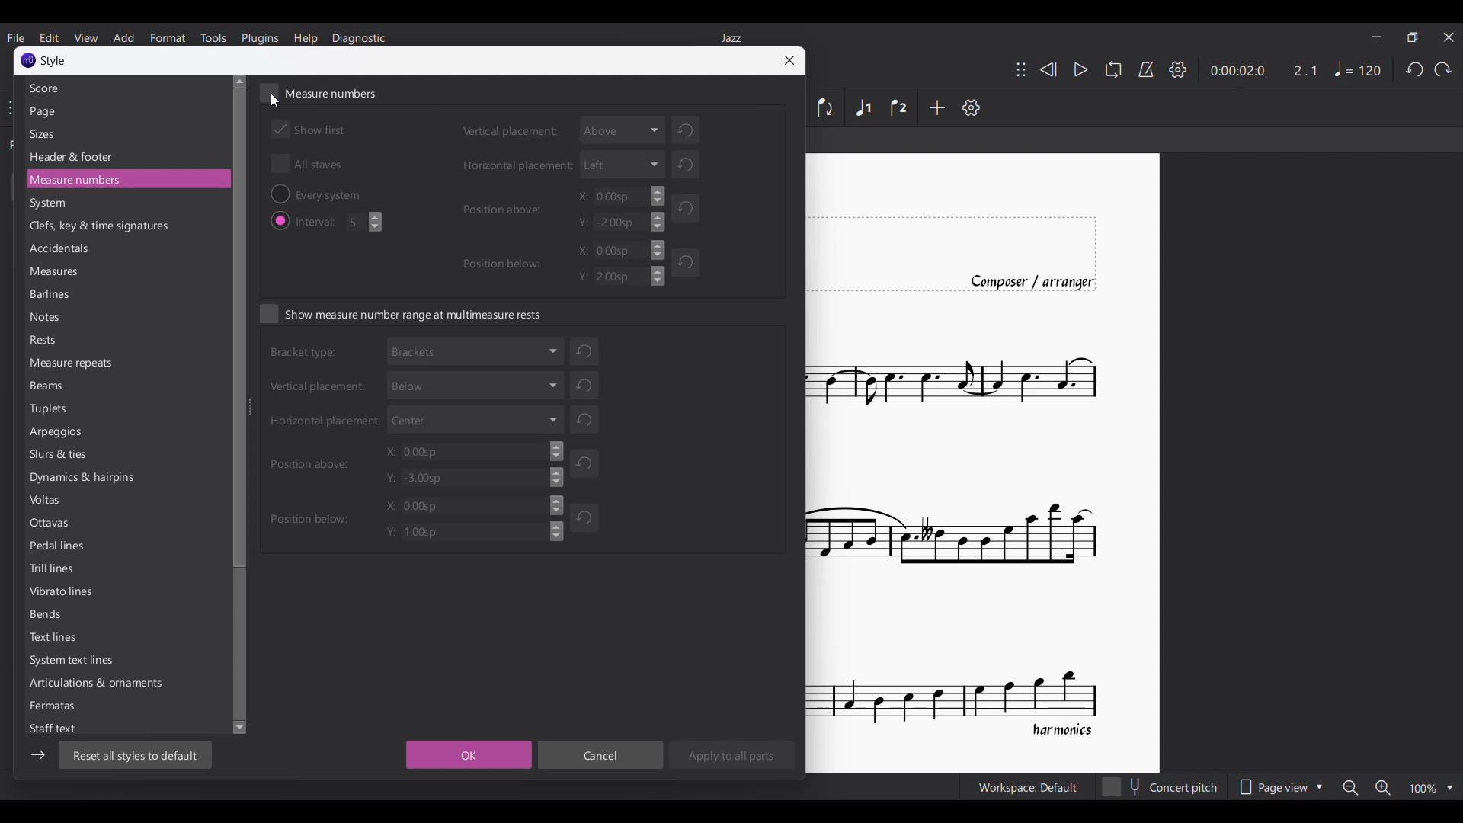 This screenshot has width=1463, height=823. What do you see at coordinates (936, 107) in the screenshot?
I see `Add` at bounding box center [936, 107].